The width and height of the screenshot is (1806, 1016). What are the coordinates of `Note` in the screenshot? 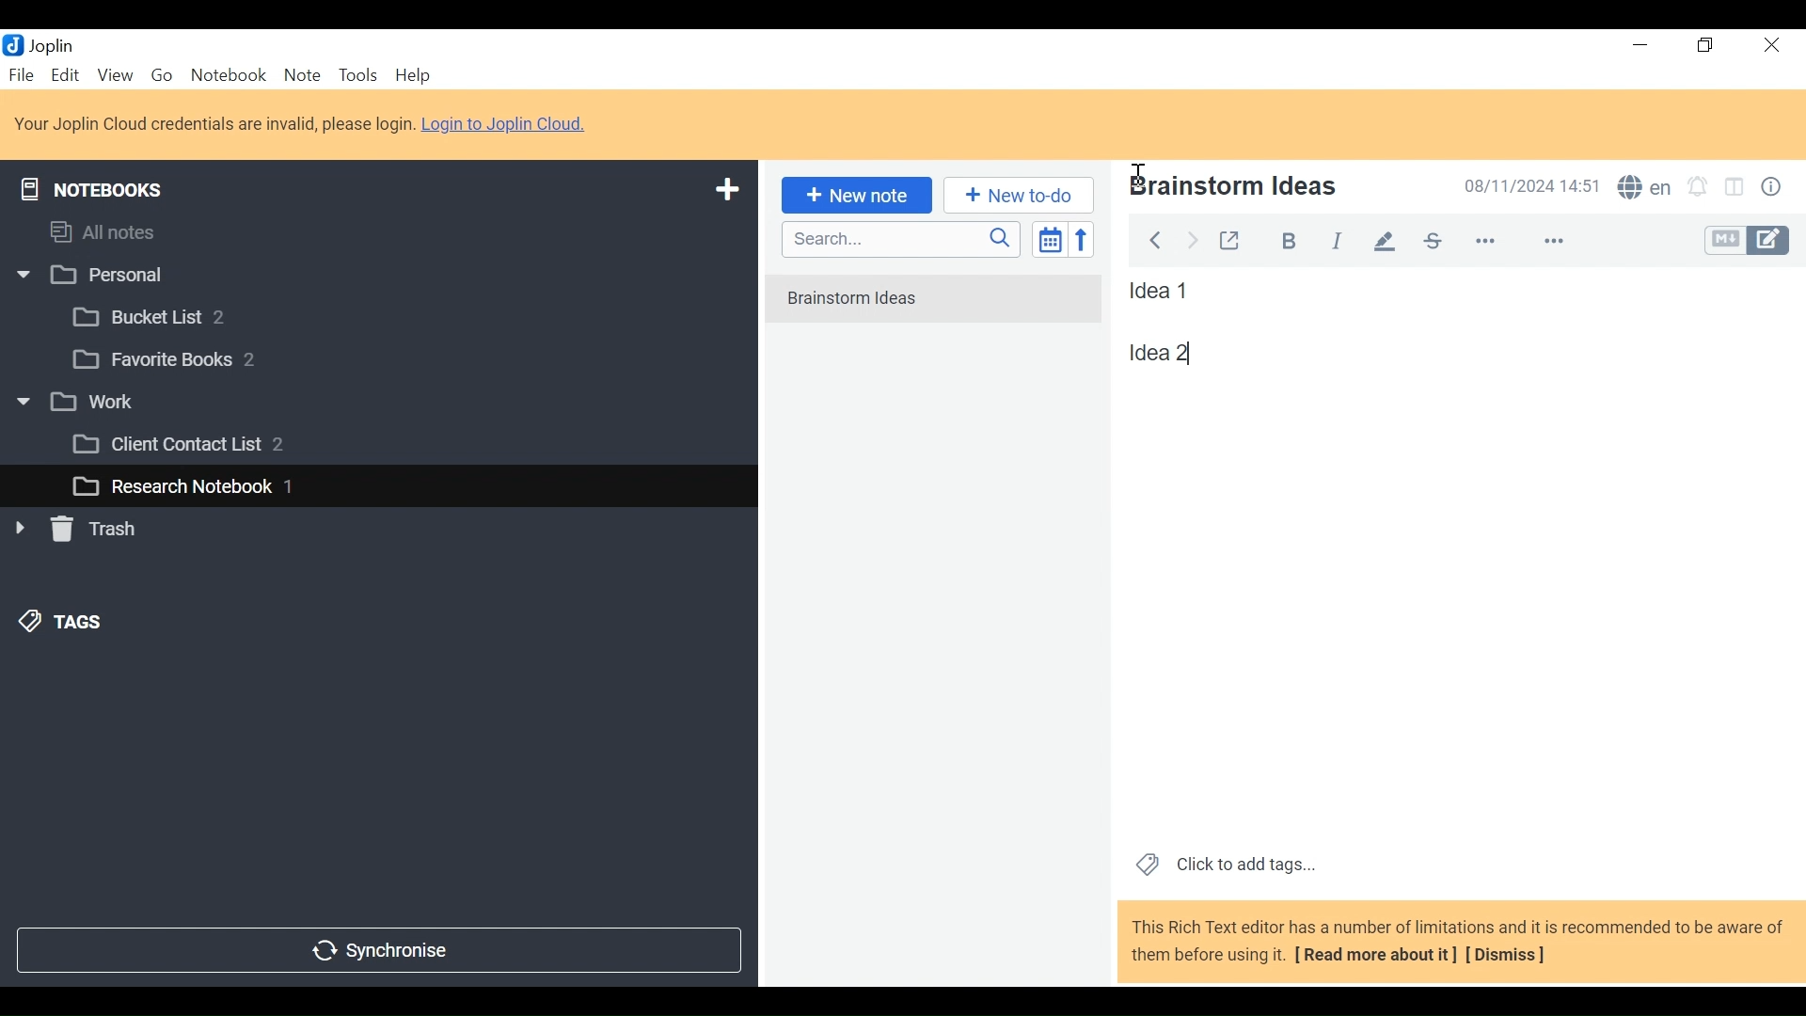 It's located at (302, 74).